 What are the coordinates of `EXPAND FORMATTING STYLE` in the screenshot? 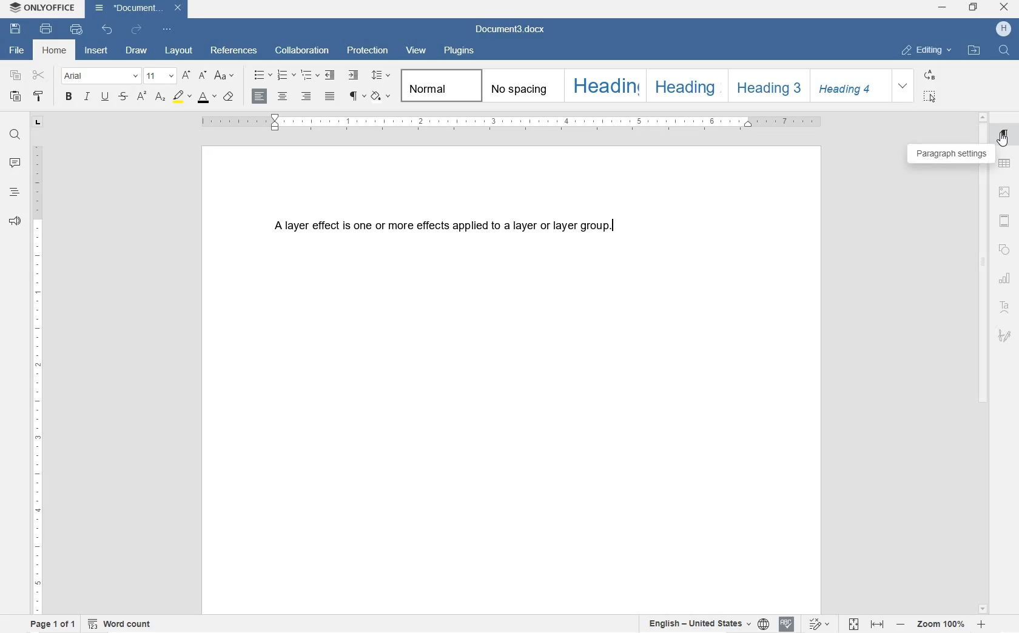 It's located at (904, 87).